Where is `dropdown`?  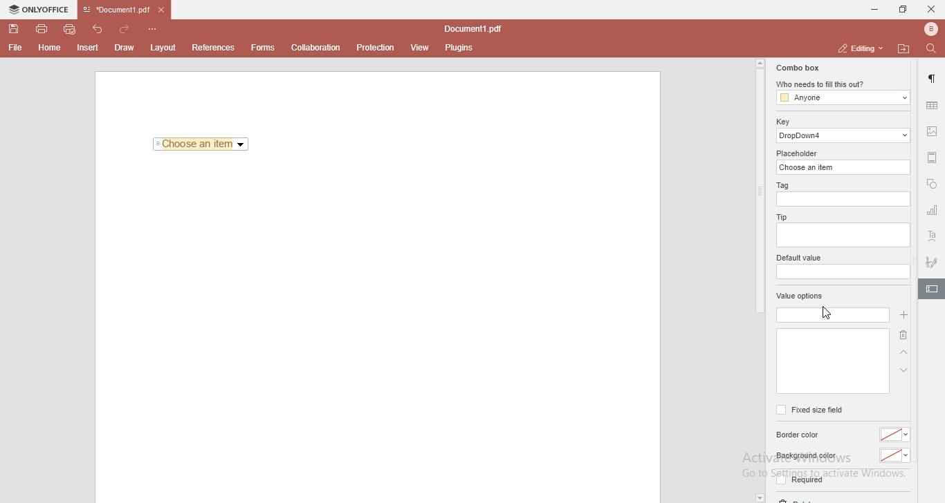 dropdown is located at coordinates (759, 497).